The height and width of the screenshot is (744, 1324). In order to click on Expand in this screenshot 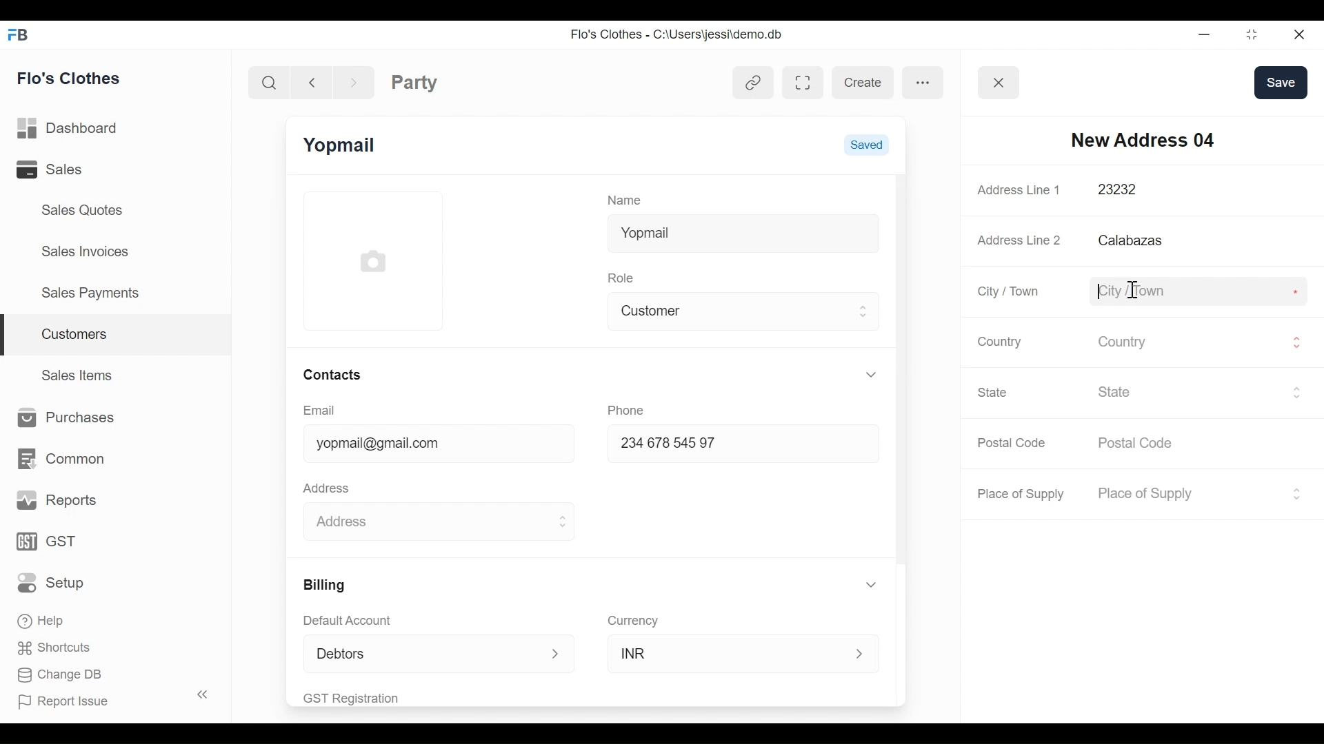, I will do `click(556, 654)`.